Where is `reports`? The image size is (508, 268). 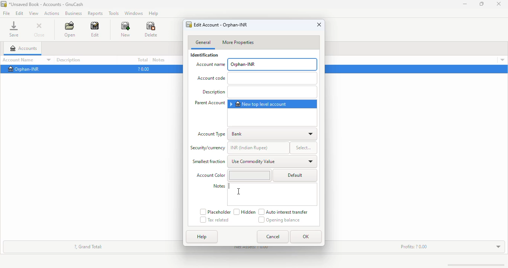 reports is located at coordinates (95, 13).